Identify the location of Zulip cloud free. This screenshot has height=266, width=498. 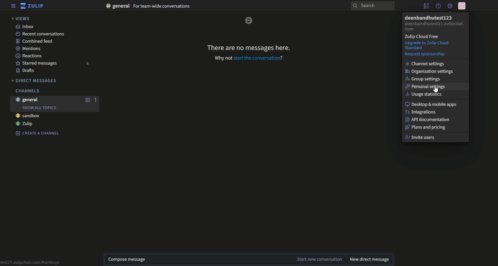
(423, 37).